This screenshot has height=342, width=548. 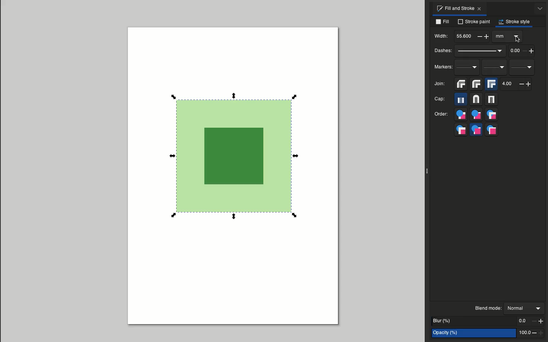 I want to click on Cap, so click(x=439, y=99).